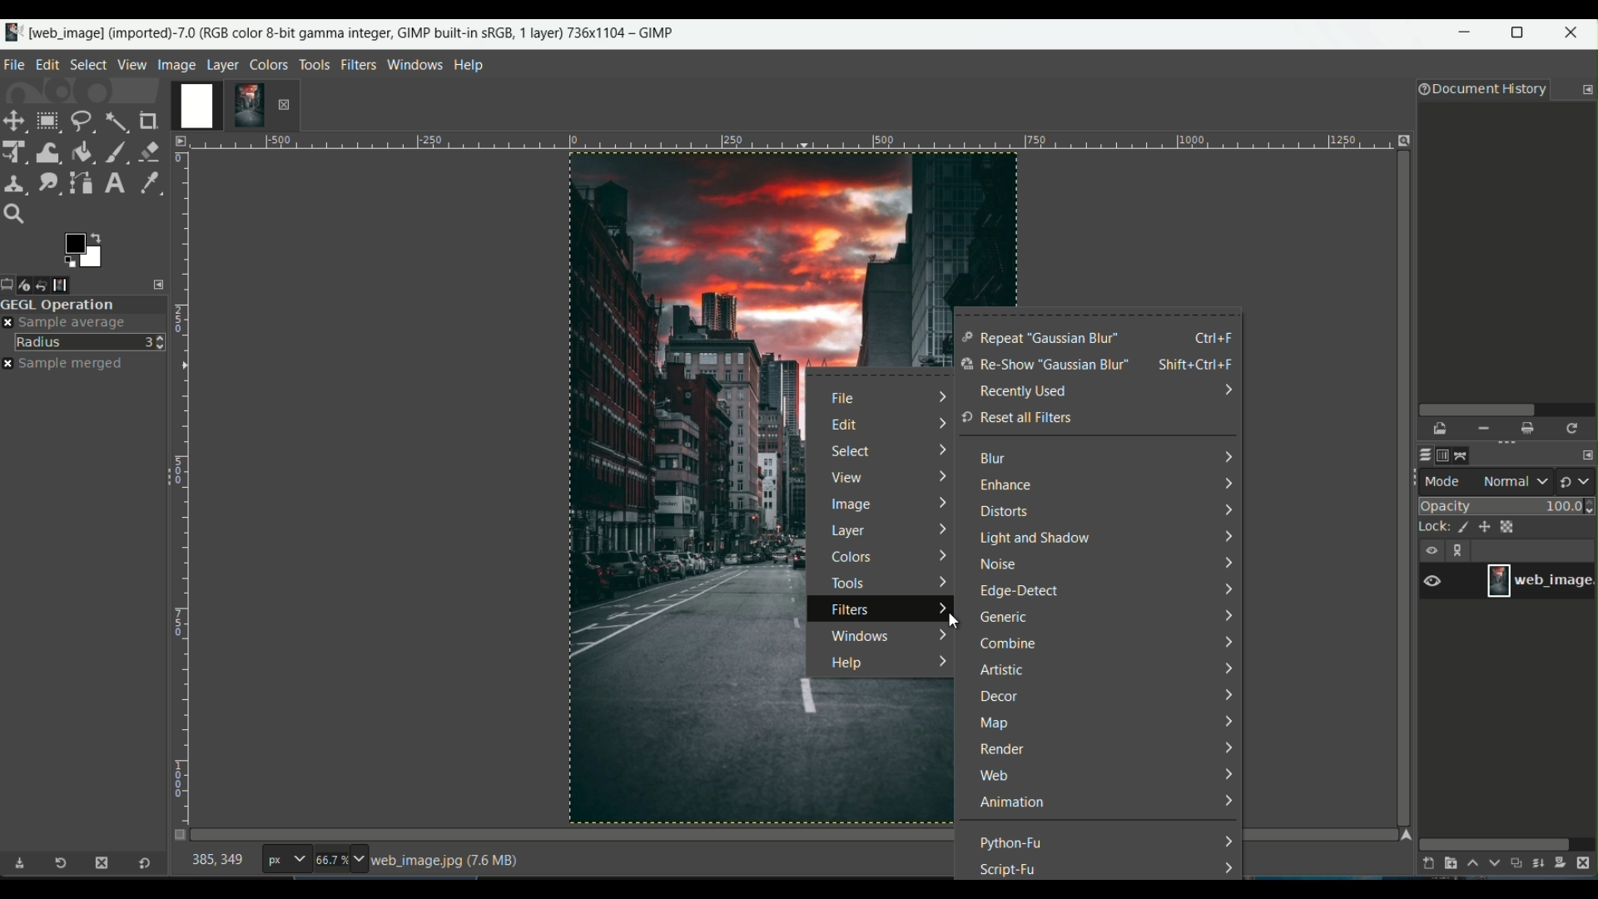 Image resolution: width=1598 pixels, height=899 pixels. Describe the element at coordinates (1495, 842) in the screenshot. I see `scroll bar` at that location.